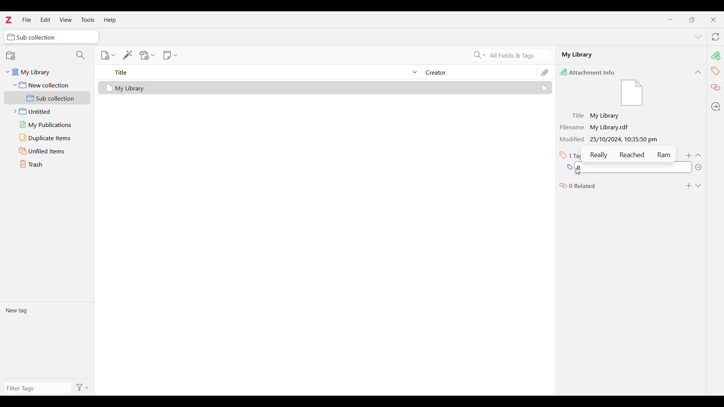 The width and height of the screenshot is (724, 407). Describe the element at coordinates (597, 116) in the screenshot. I see `Title: My Library` at that location.